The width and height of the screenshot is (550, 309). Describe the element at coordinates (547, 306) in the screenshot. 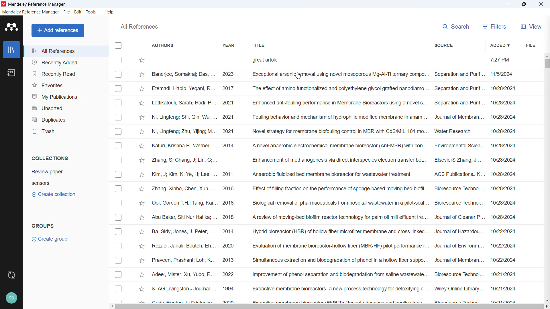

I see `Scroll right ` at that location.